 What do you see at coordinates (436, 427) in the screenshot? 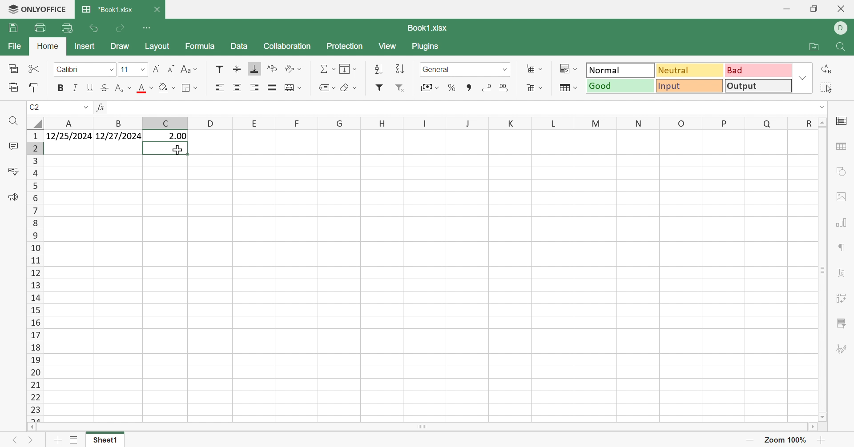
I see `scroll bar` at bounding box center [436, 427].